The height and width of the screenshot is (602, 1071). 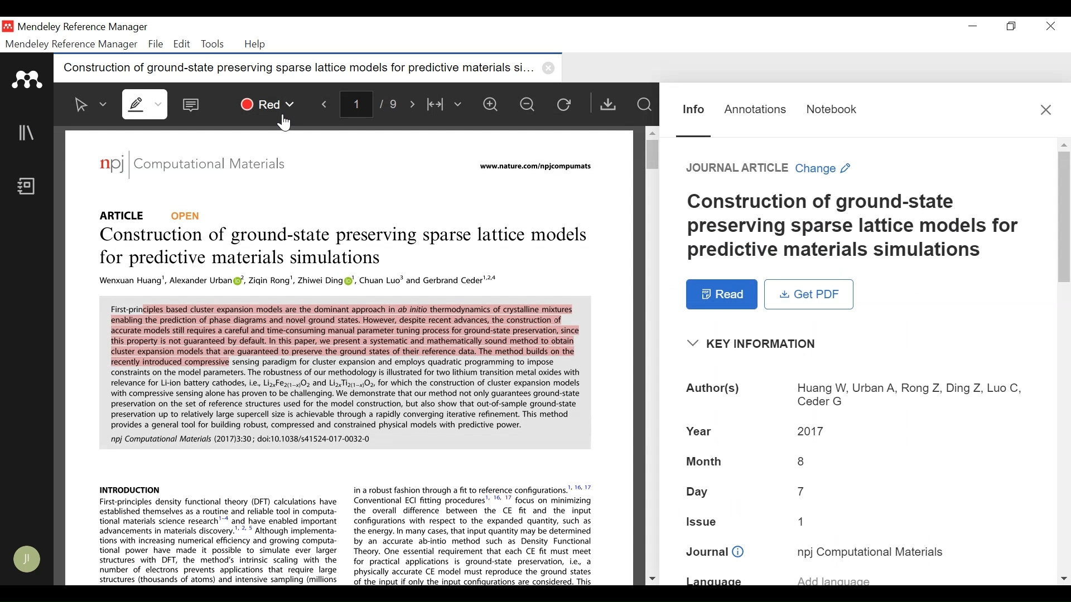 I want to click on Read, so click(x=722, y=295).